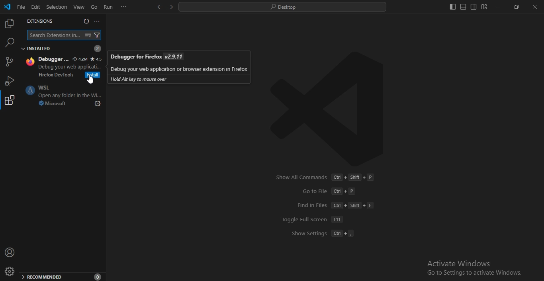 This screenshot has height=281, width=544. Describe the element at coordinates (98, 35) in the screenshot. I see `filter extensions` at that location.